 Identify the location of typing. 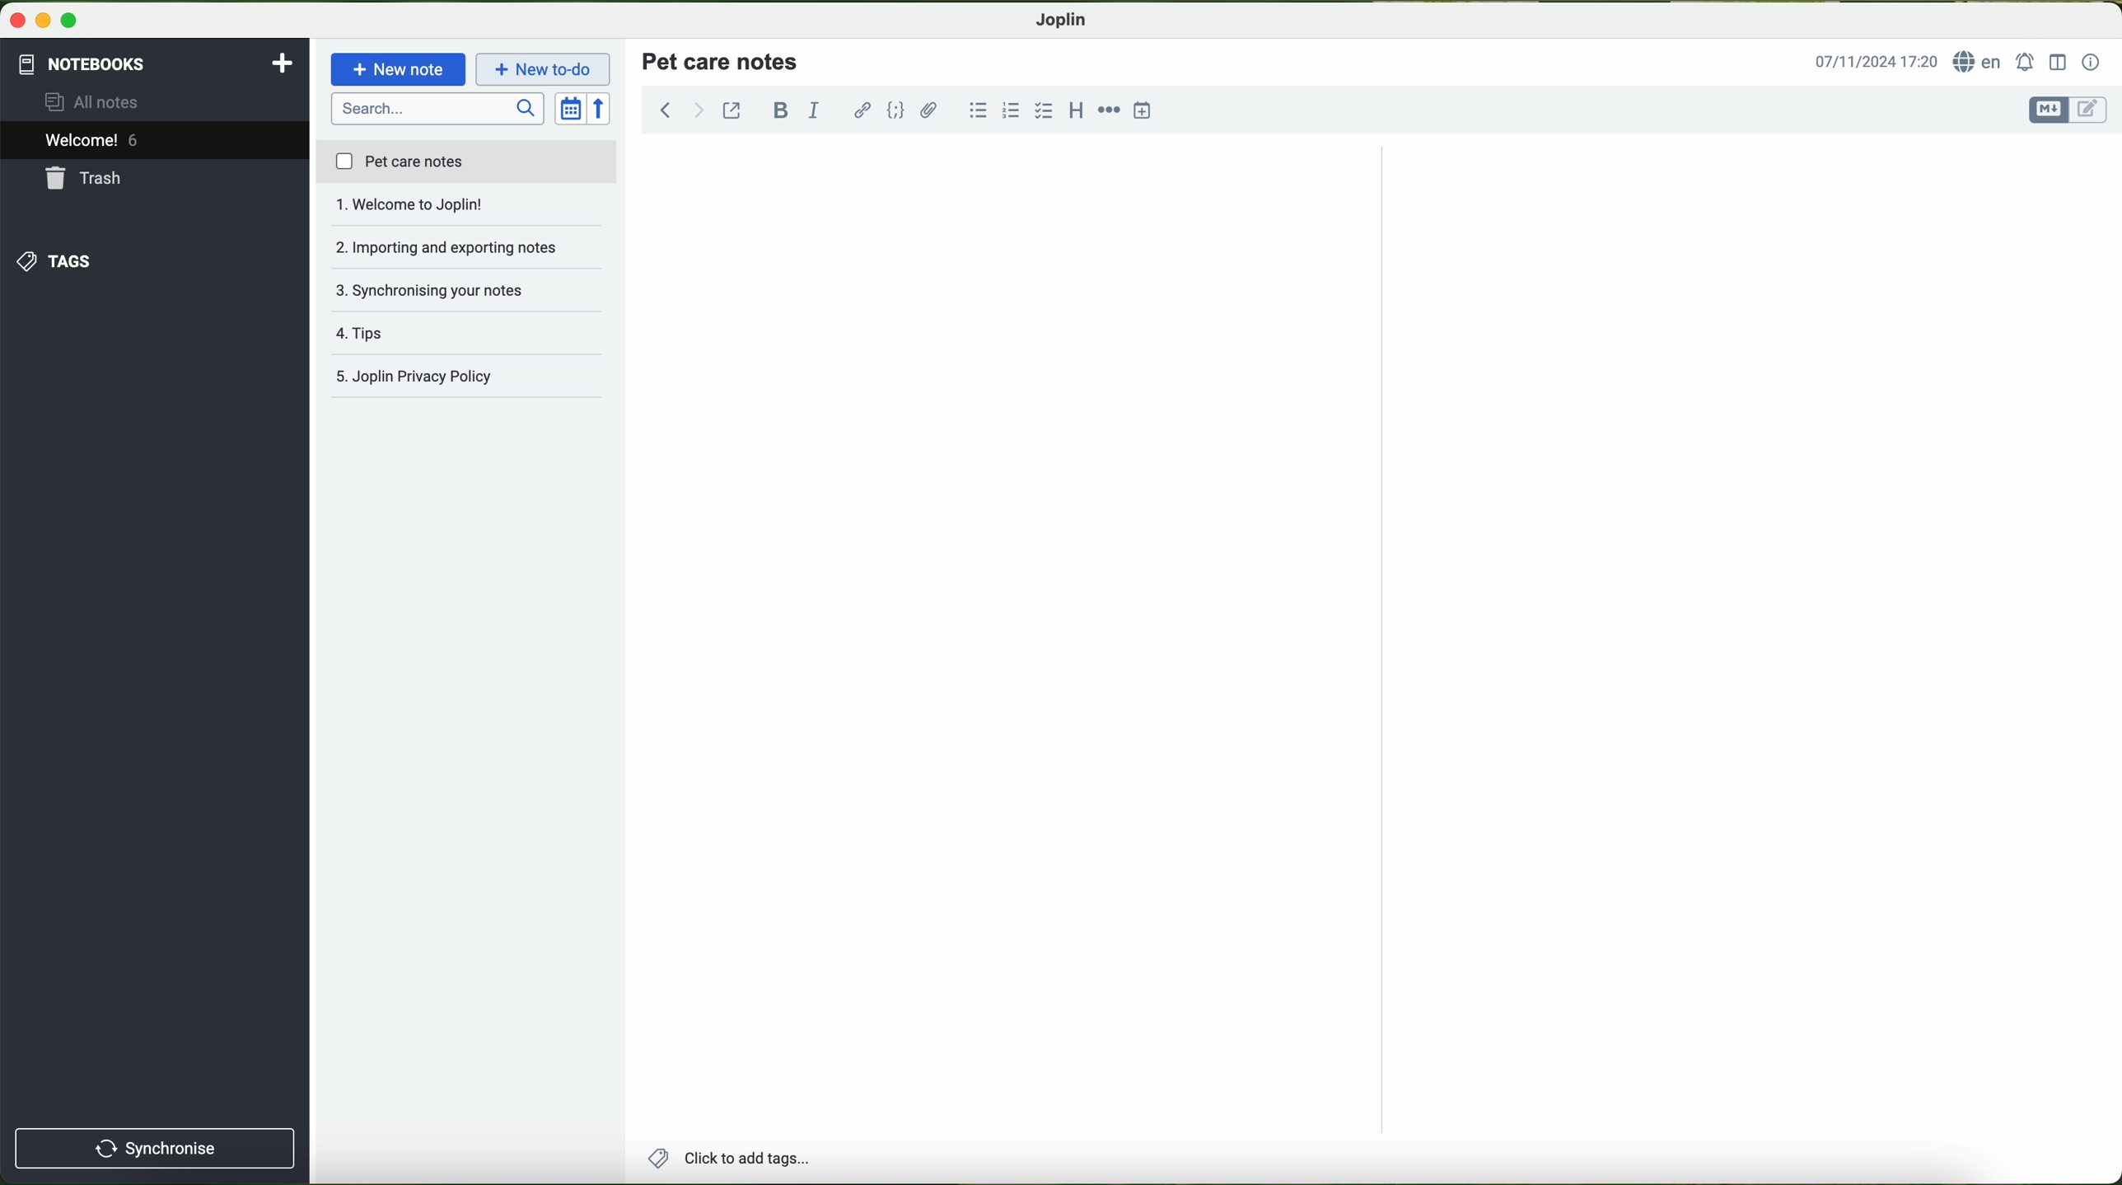
(671, 166).